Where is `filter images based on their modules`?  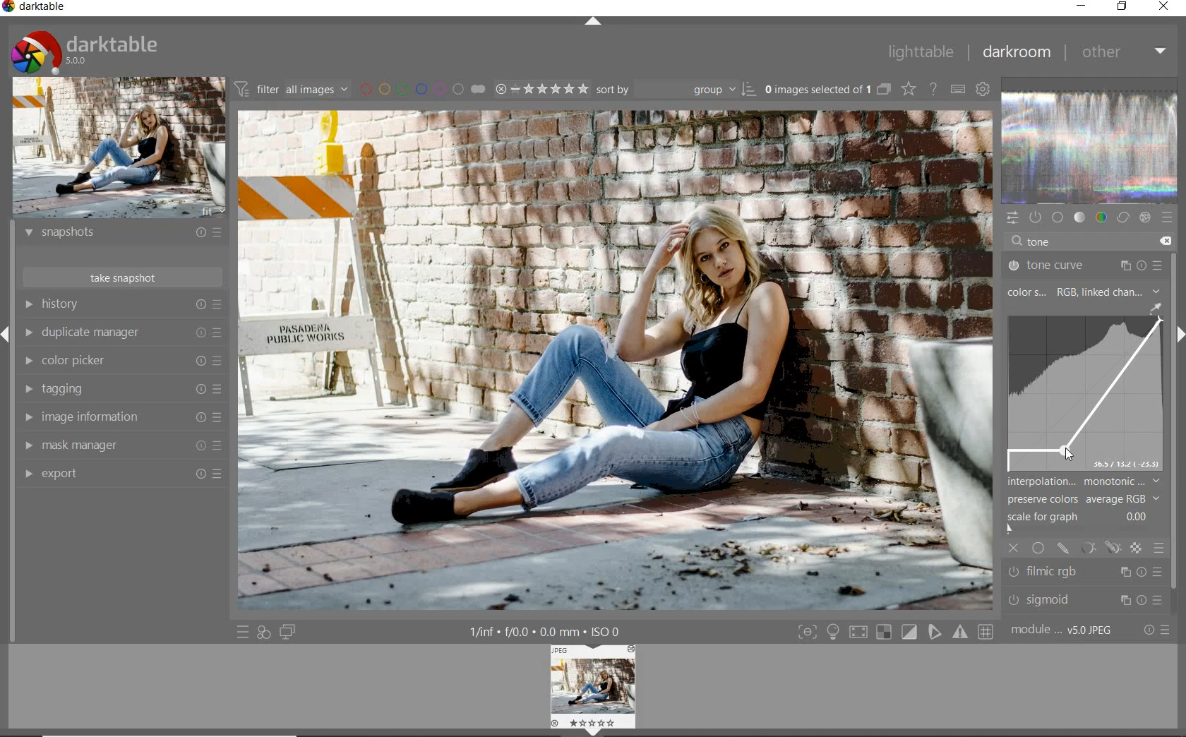
filter images based on their modules is located at coordinates (294, 90).